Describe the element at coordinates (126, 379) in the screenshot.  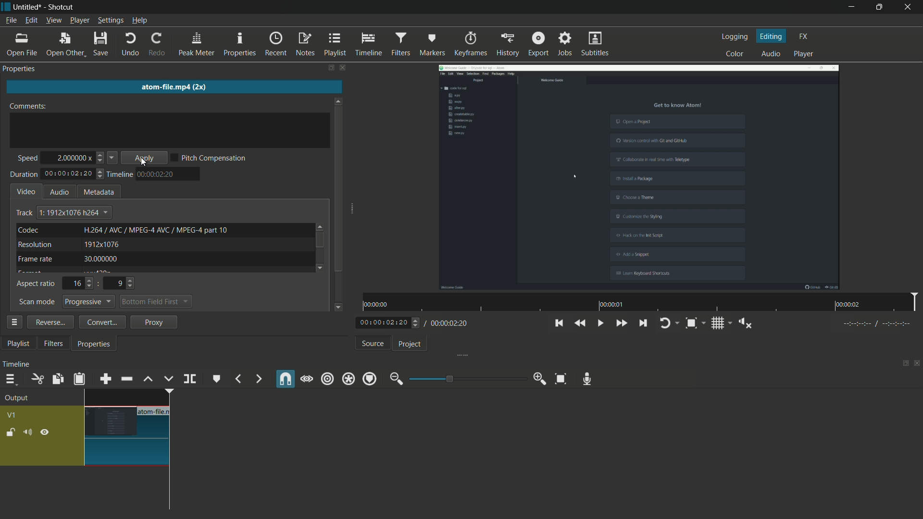
I see `ripple delete` at that location.